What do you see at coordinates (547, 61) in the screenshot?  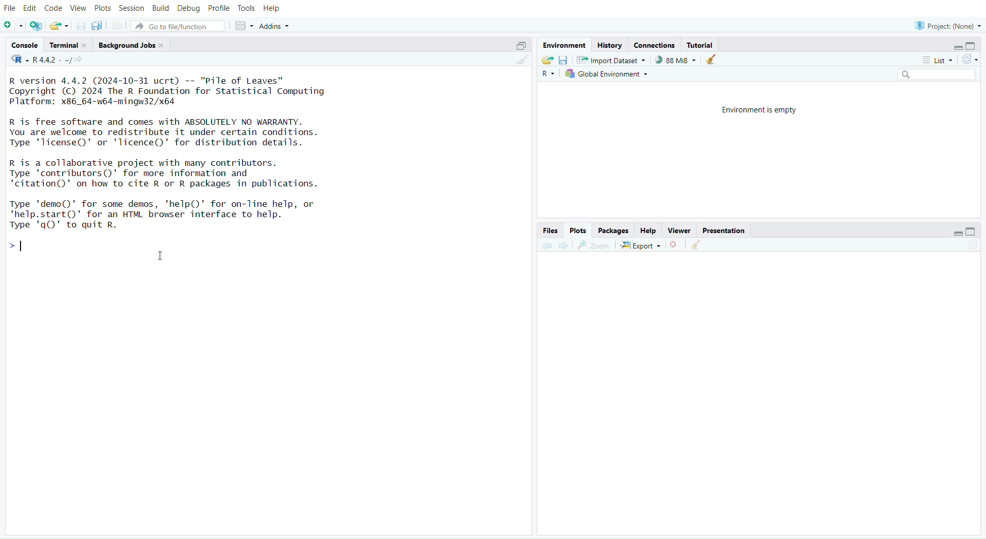 I see `load workspace` at bounding box center [547, 61].